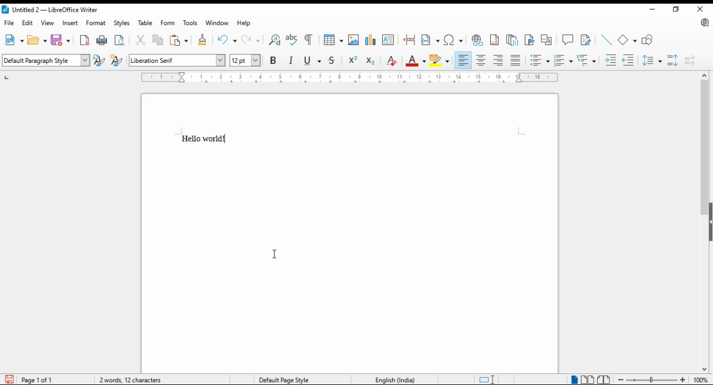  What do you see at coordinates (118, 61) in the screenshot?
I see `create new style from selection` at bounding box center [118, 61].